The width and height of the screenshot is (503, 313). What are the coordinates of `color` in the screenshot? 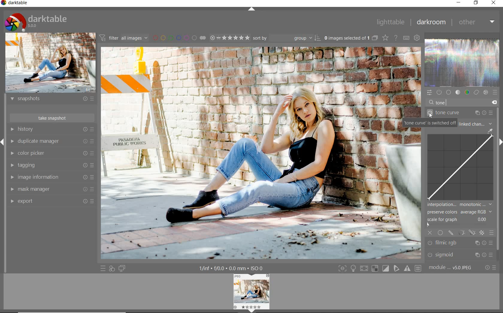 It's located at (466, 93).